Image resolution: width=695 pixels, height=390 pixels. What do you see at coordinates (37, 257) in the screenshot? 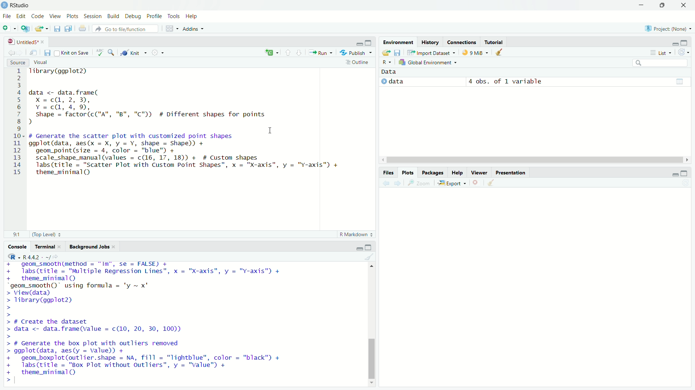
I see `R 4.4.2 .~/` at bounding box center [37, 257].